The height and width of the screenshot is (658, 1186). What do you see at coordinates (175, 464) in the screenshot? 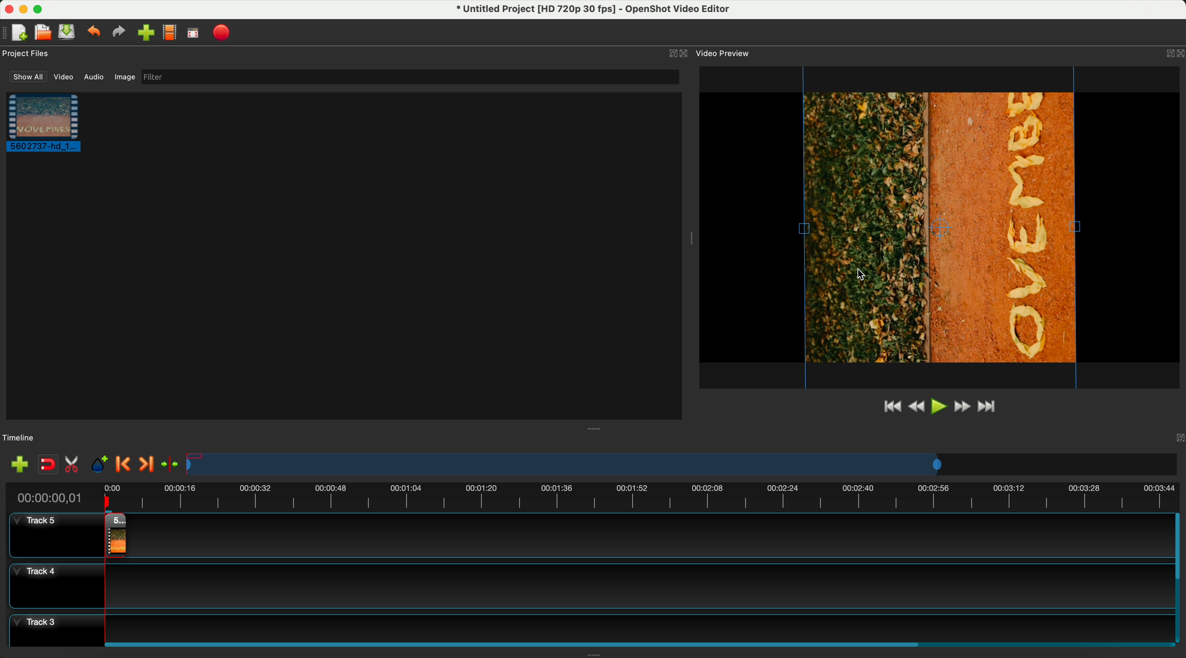
I see `center the timeline on the playhead` at bounding box center [175, 464].